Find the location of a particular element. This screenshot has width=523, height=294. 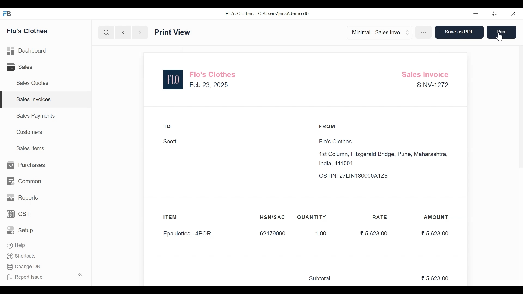

Customers is located at coordinates (29, 132).